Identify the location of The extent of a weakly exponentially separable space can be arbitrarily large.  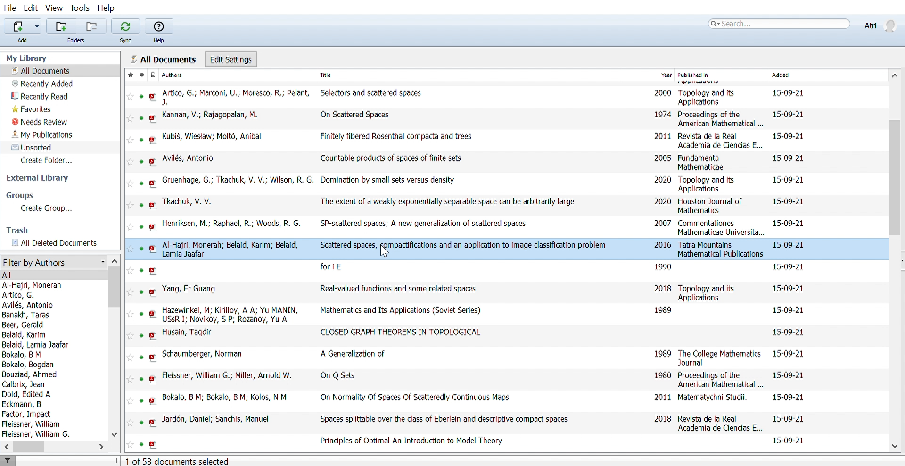
(449, 201).